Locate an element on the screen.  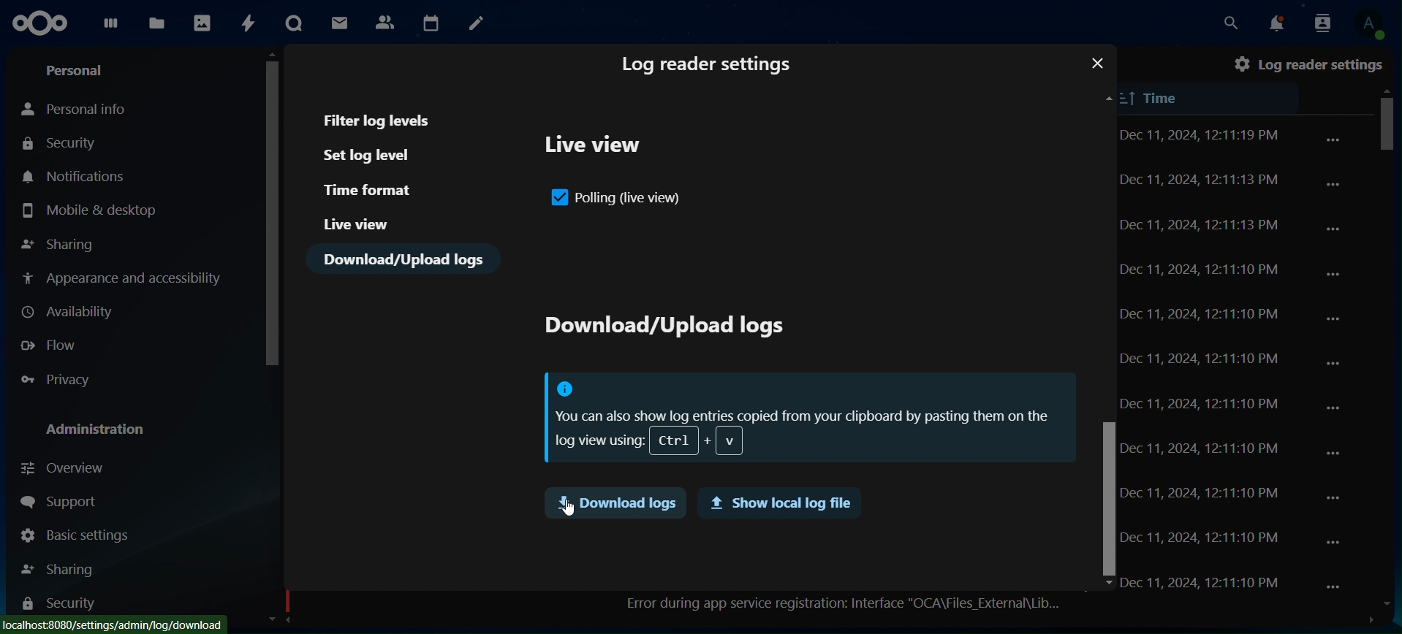
... is located at coordinates (1335, 366).